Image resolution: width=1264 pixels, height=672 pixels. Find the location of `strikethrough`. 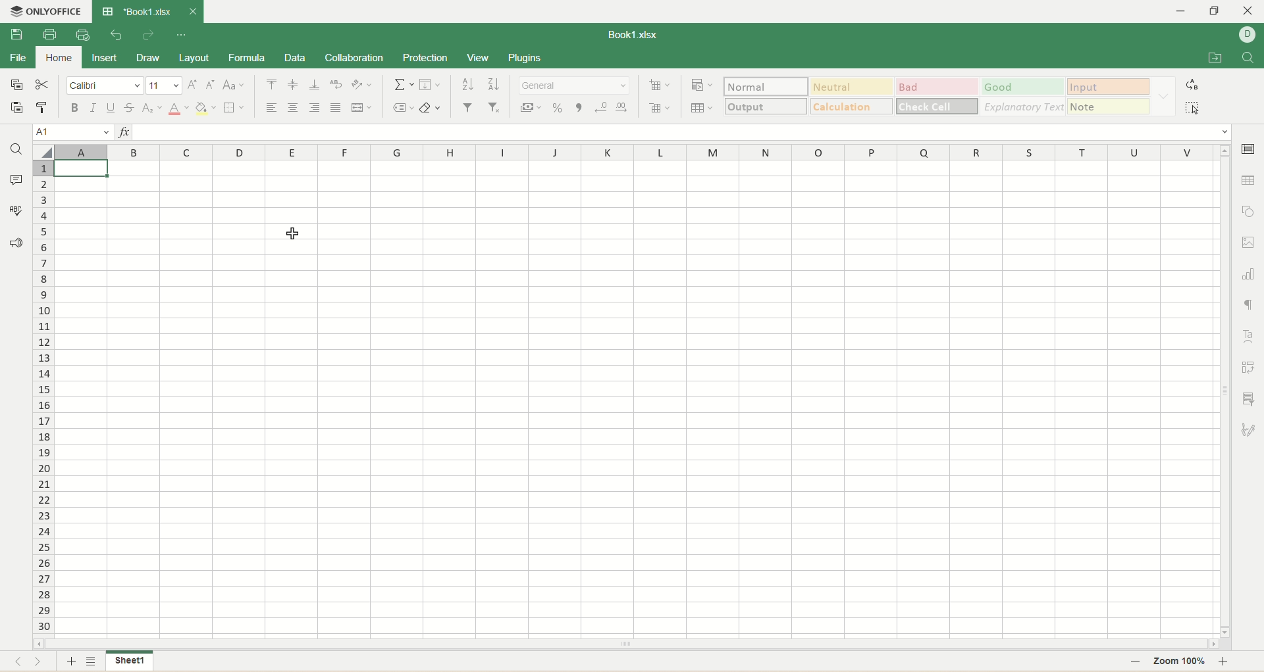

strikethrough is located at coordinates (130, 108).